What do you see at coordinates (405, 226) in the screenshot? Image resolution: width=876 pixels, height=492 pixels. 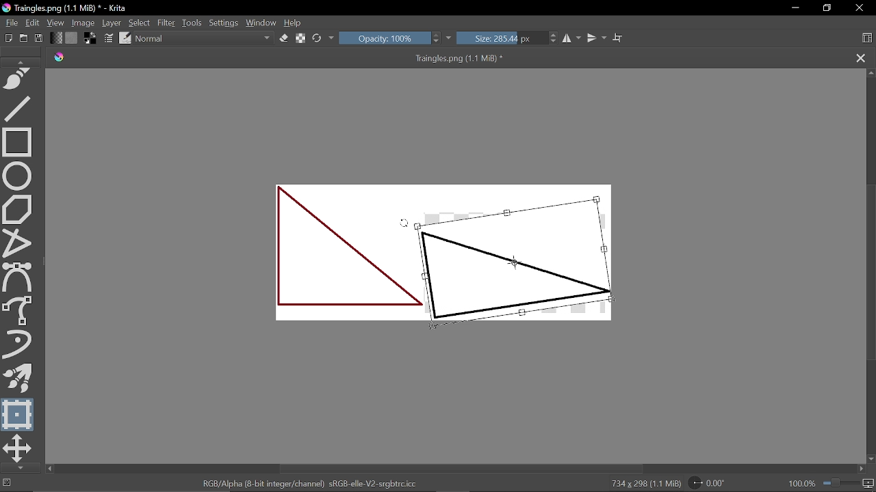 I see `Cursor` at bounding box center [405, 226].